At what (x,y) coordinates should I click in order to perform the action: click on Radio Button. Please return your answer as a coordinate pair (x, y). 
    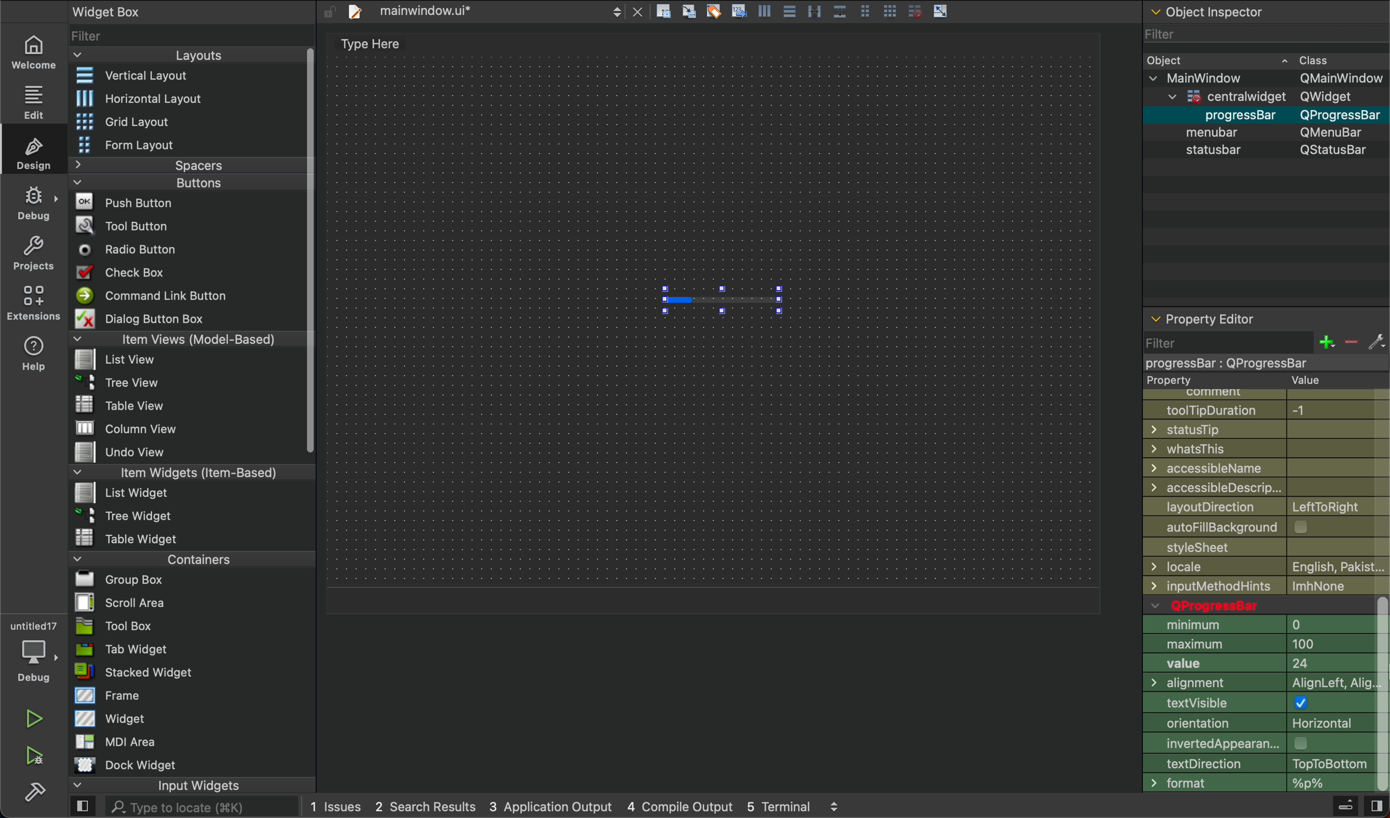
    Looking at the image, I should click on (132, 249).